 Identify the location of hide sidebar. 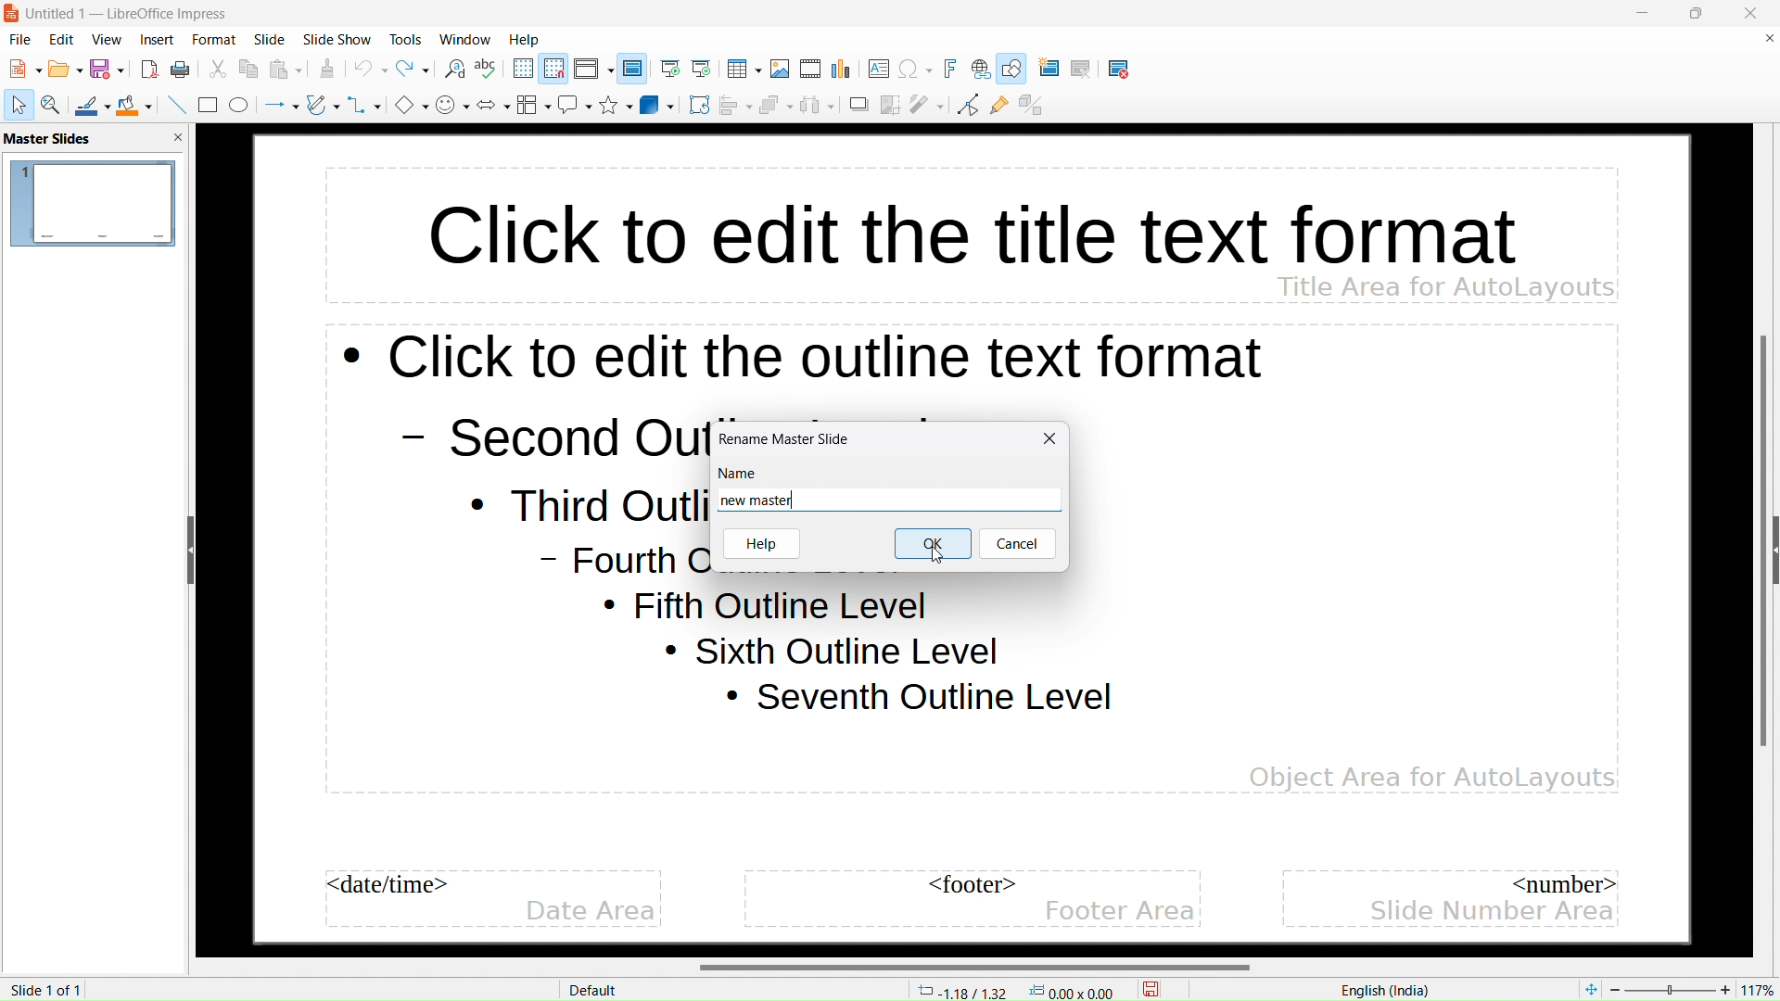
(190, 550).